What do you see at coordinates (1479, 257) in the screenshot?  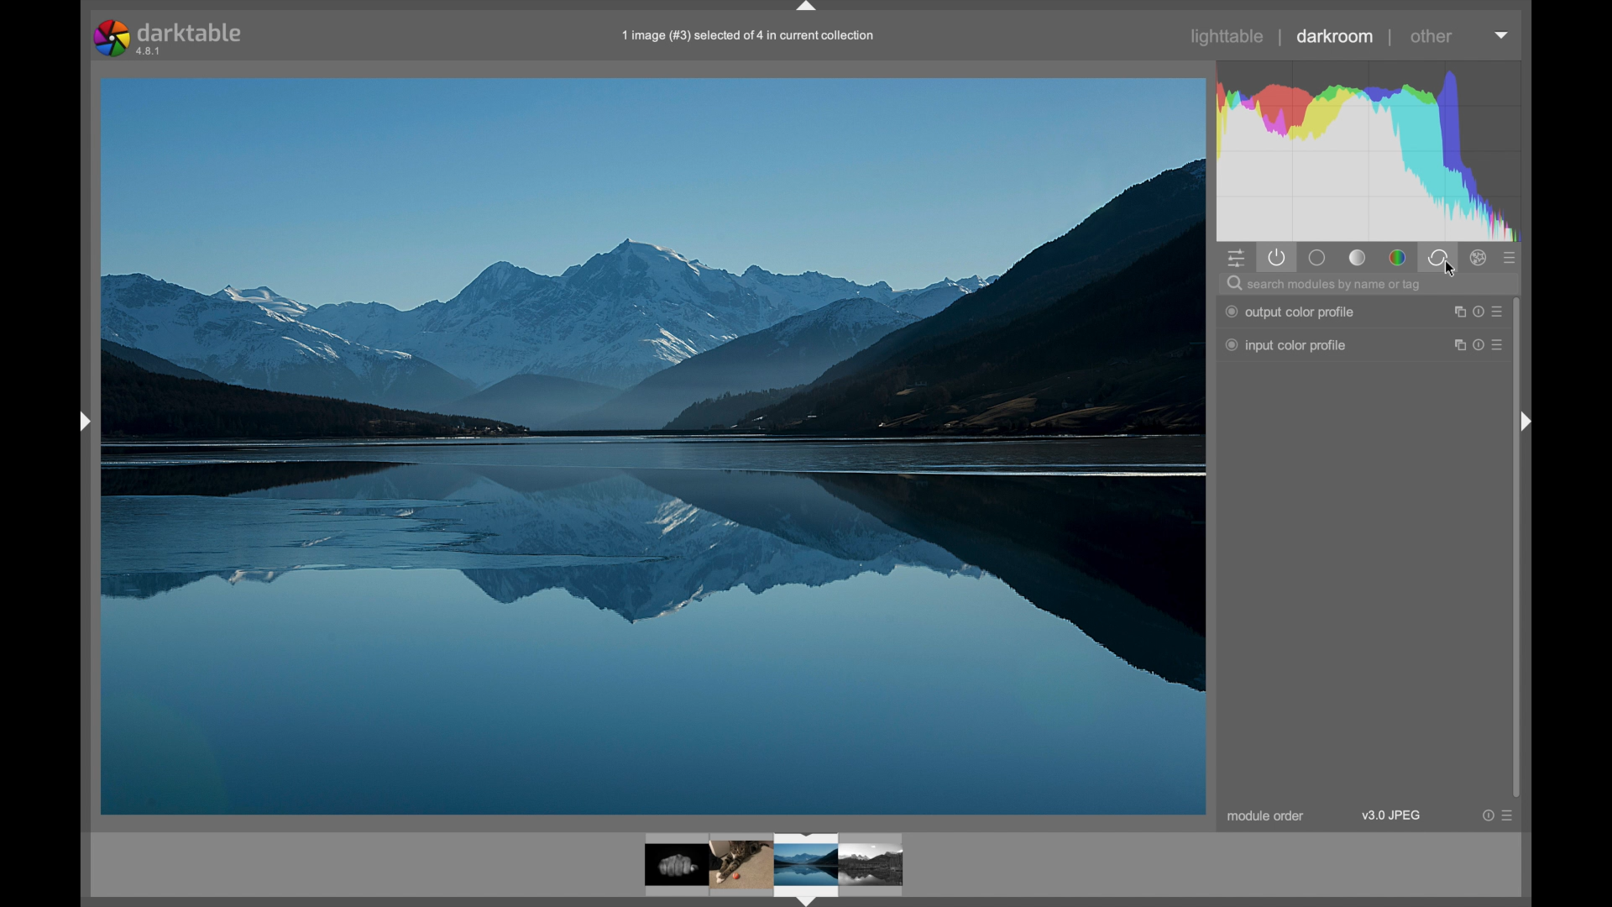 I see `effect` at bounding box center [1479, 257].